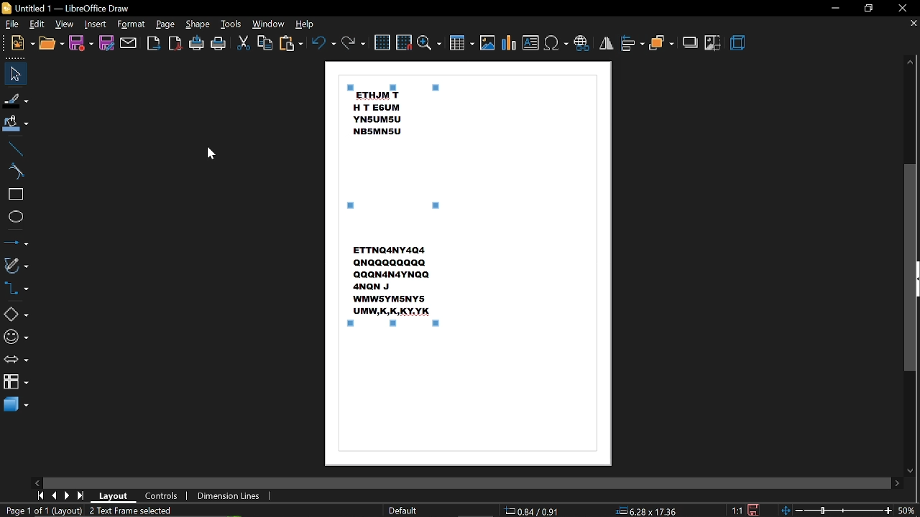  What do you see at coordinates (219, 44) in the screenshot?
I see `print` at bounding box center [219, 44].